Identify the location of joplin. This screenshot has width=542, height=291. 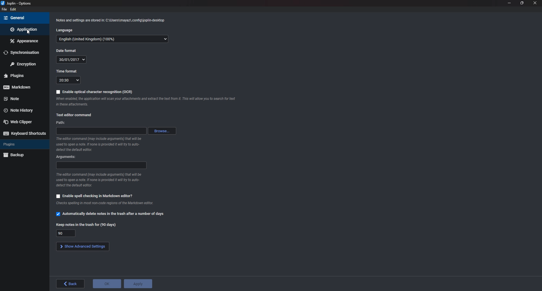
(18, 3).